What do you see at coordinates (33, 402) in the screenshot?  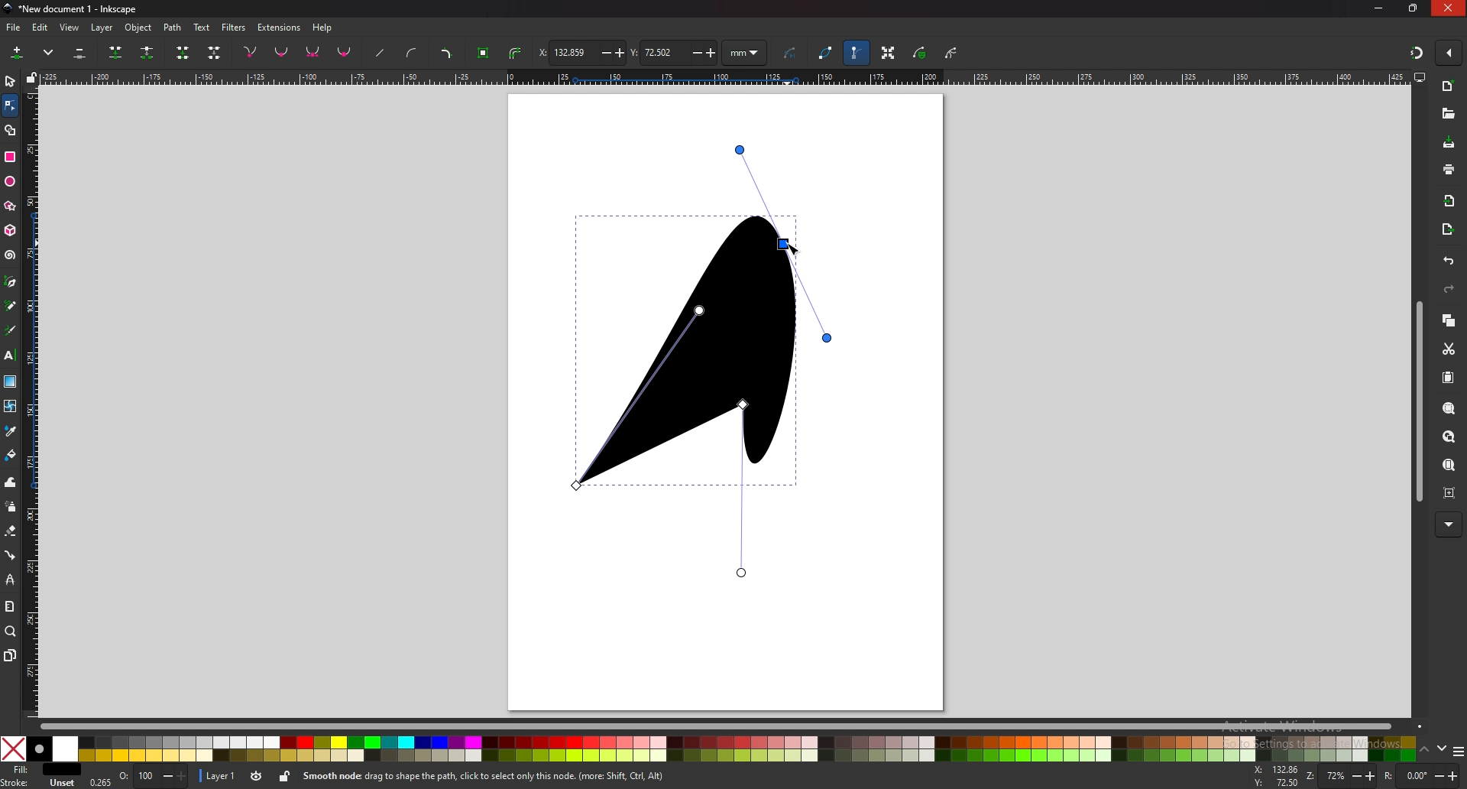 I see `vertical scale` at bounding box center [33, 402].